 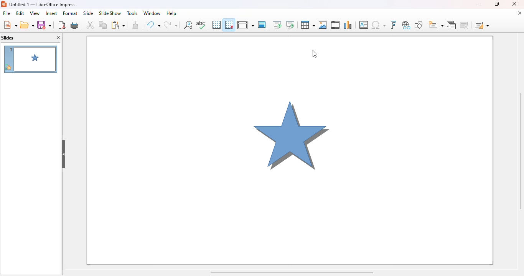 I want to click on find and replace, so click(x=188, y=25).